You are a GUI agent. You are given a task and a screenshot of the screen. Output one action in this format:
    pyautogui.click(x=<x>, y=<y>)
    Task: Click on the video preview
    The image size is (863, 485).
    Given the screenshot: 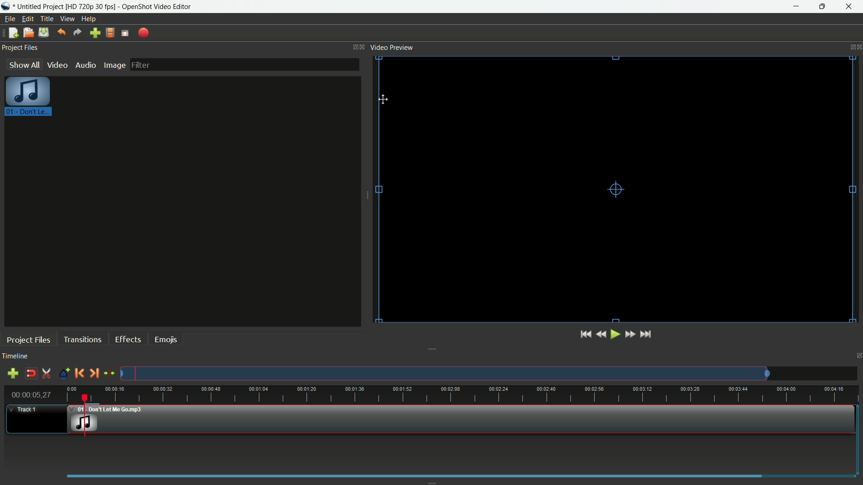 What is the action you would take?
    pyautogui.click(x=394, y=47)
    